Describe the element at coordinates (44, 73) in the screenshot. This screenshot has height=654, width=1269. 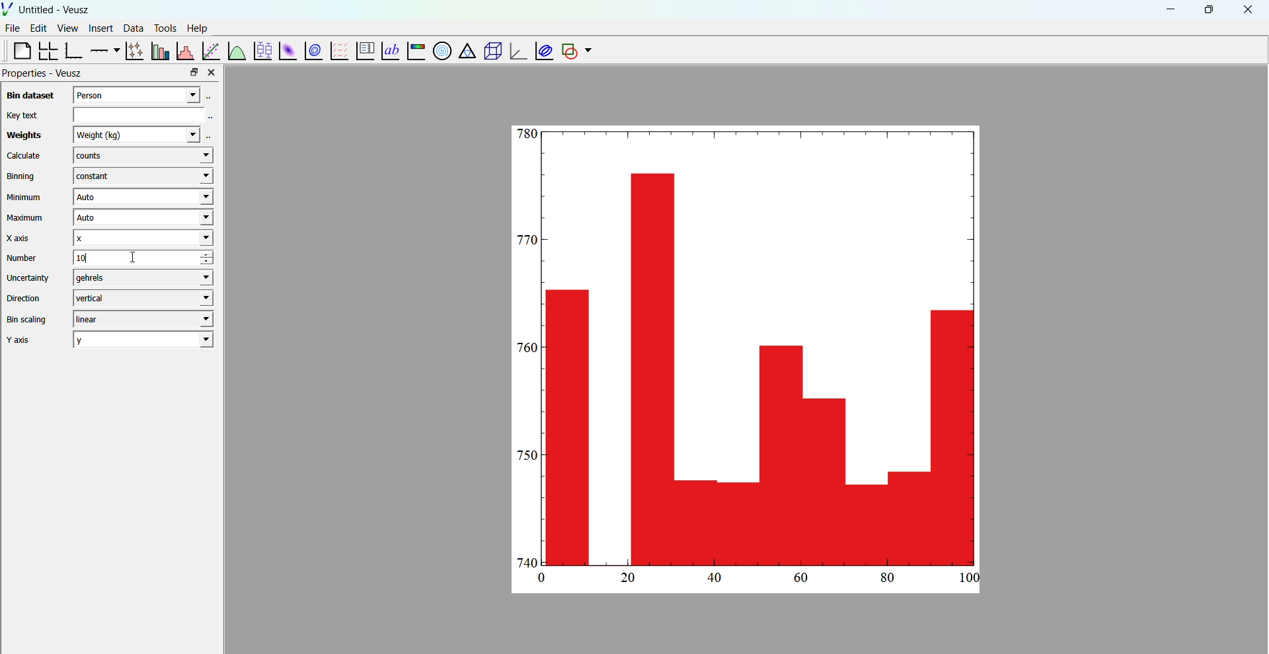
I see `Properties - Veusz` at that location.